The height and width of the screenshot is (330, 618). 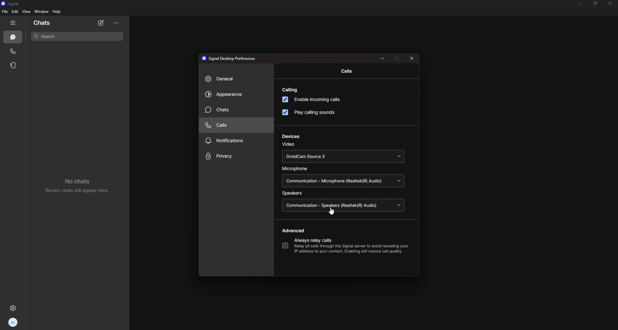 What do you see at coordinates (285, 246) in the screenshot?
I see `always relay calls toggle` at bounding box center [285, 246].